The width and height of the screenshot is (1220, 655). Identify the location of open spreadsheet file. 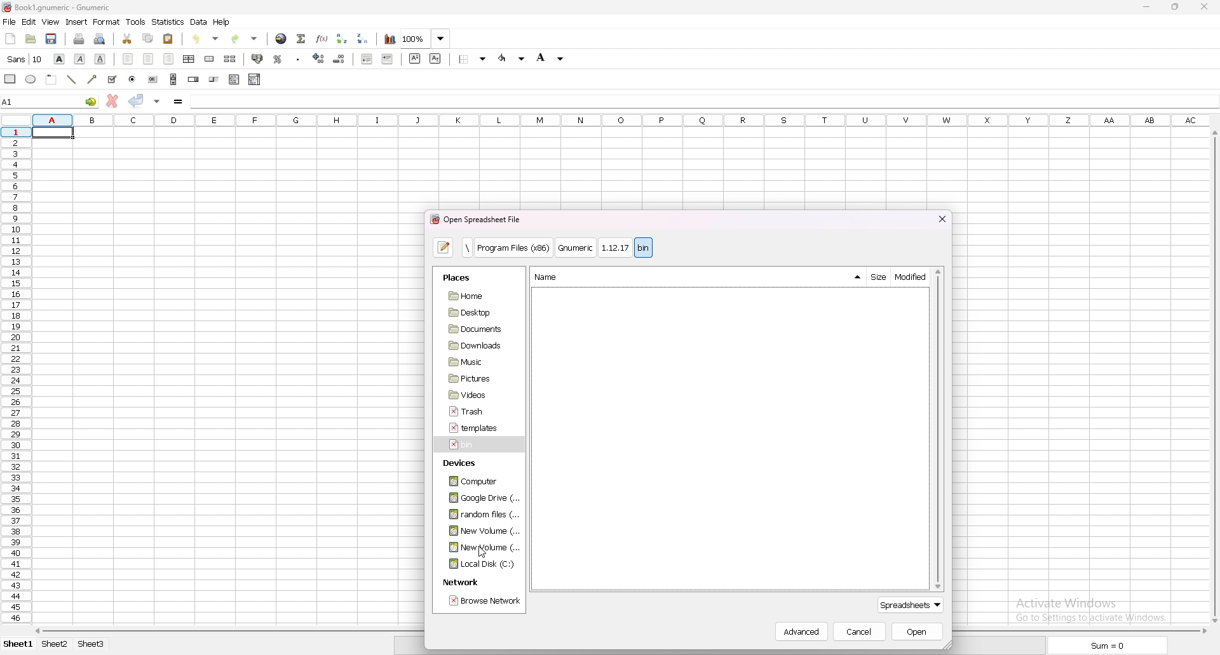
(477, 220).